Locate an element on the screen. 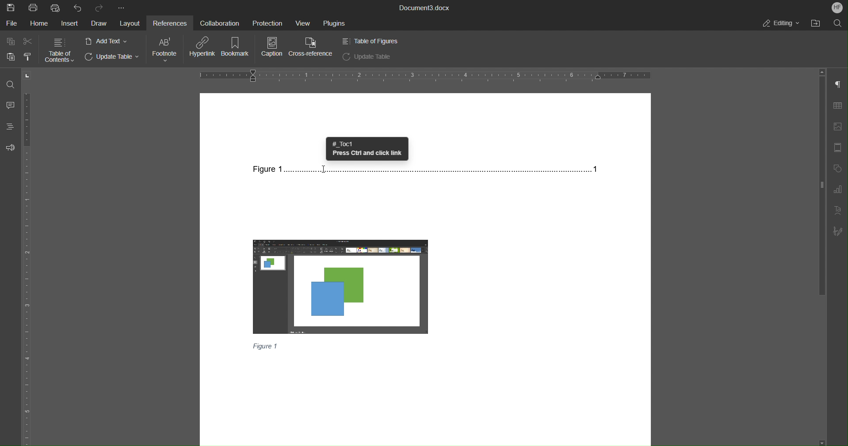  Redo is located at coordinates (100, 7).